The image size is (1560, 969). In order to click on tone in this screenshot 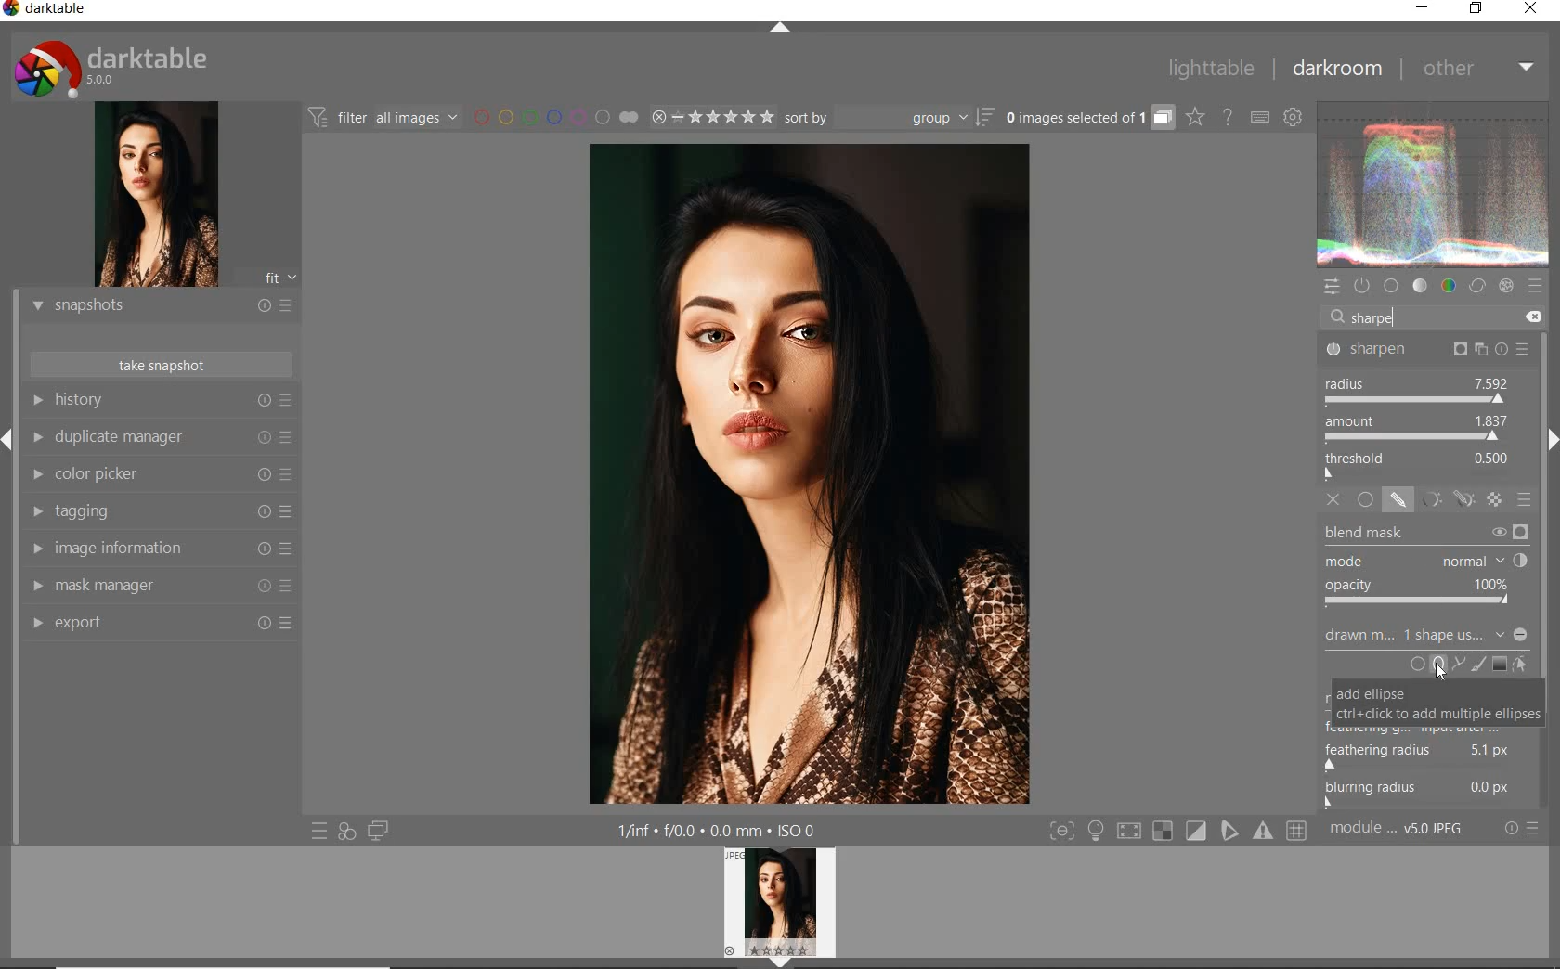, I will do `click(1420, 288)`.